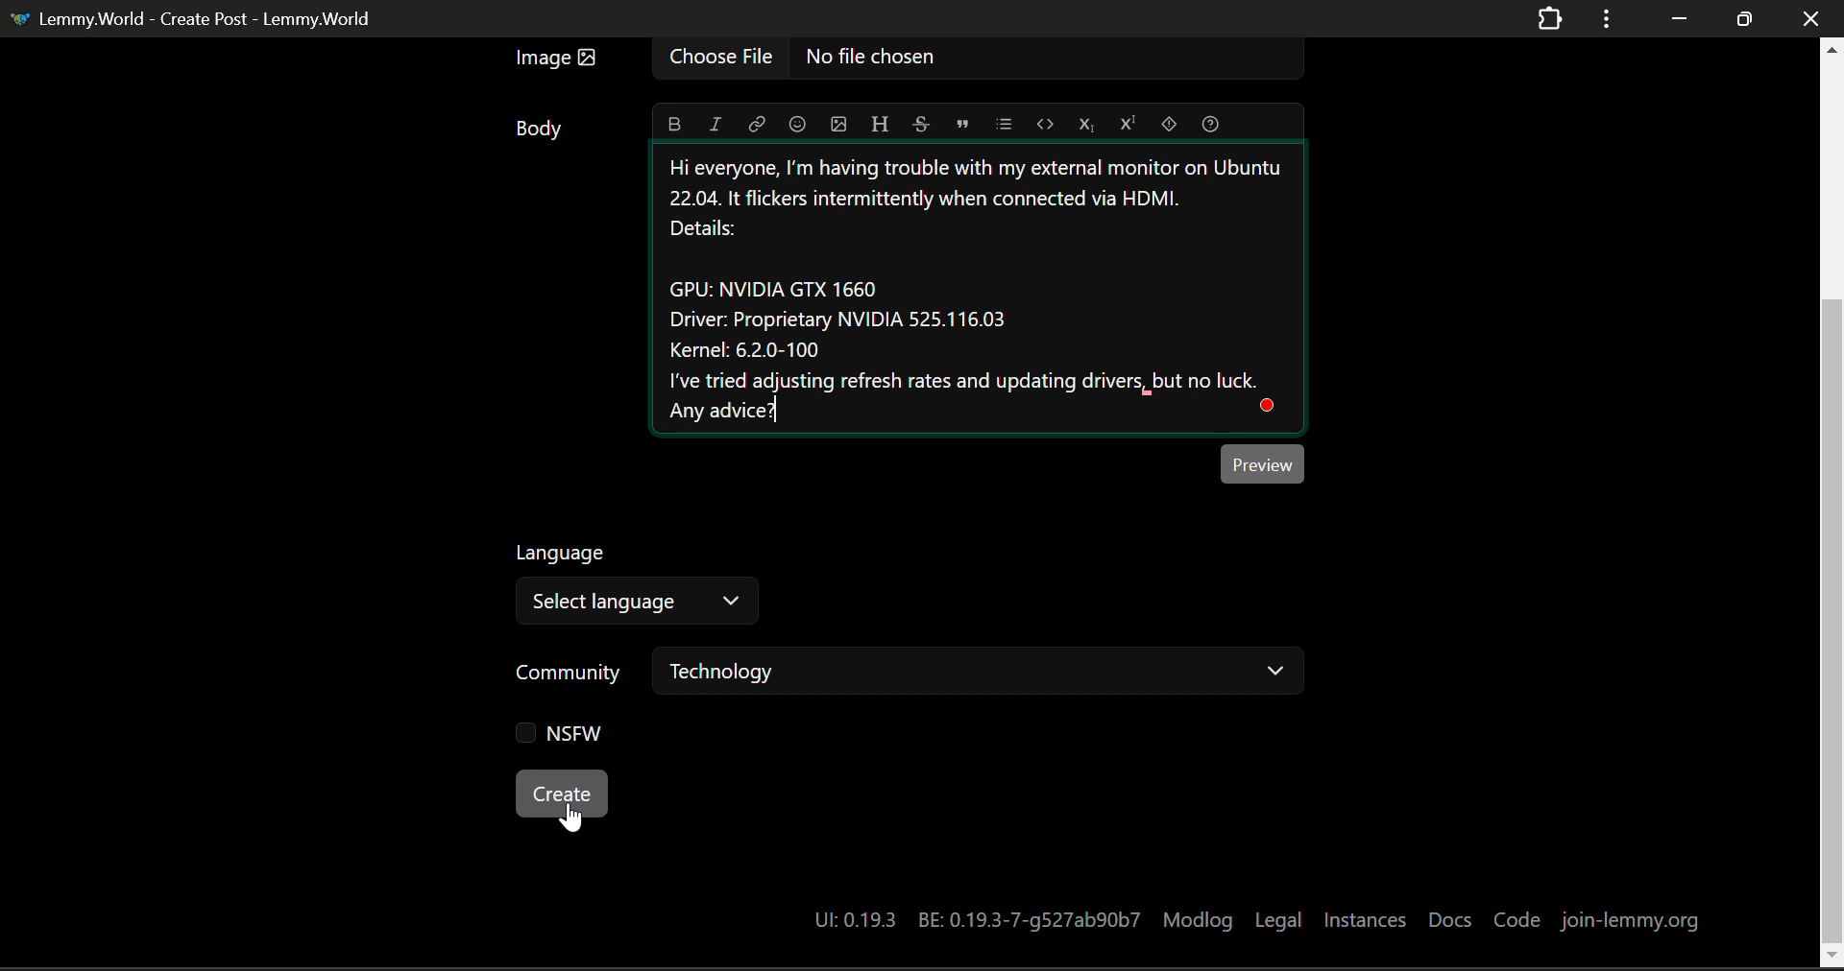  Describe the element at coordinates (1609, 19) in the screenshot. I see `Window Options` at that location.